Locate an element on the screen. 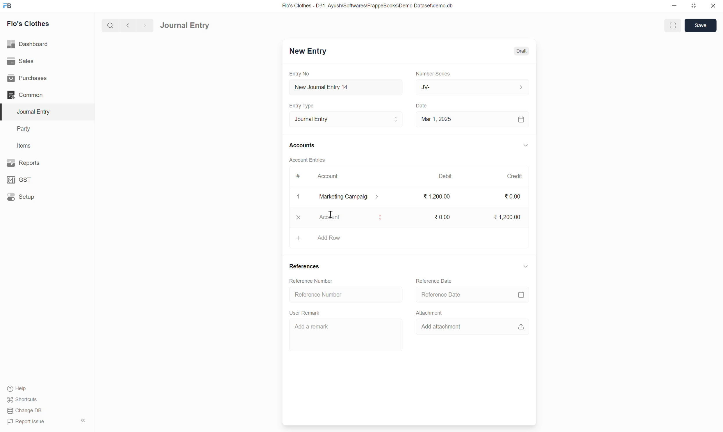 This screenshot has height=432, width=723. Items is located at coordinates (24, 145).